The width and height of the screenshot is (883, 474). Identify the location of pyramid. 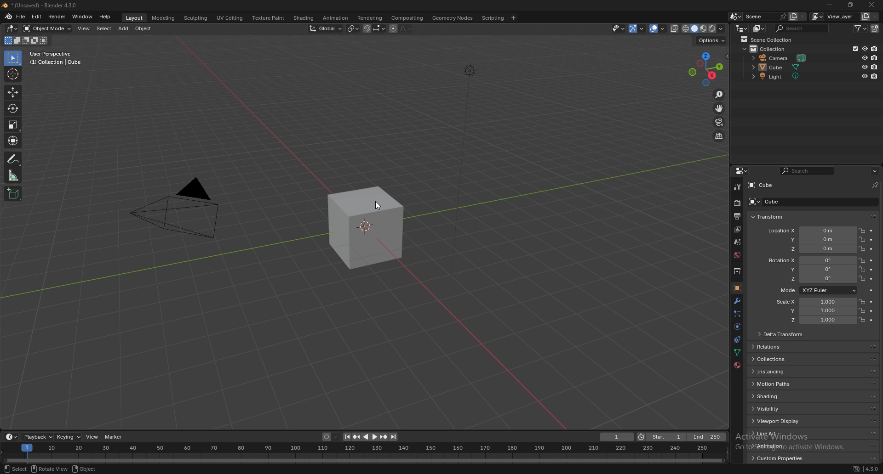
(178, 215).